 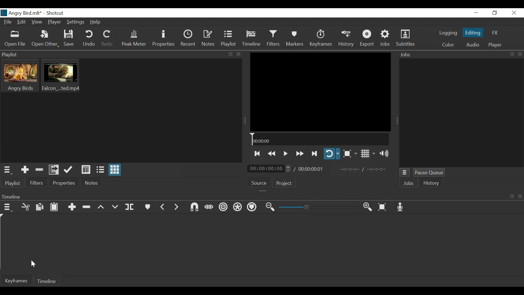 I want to click on Save, so click(x=69, y=39).